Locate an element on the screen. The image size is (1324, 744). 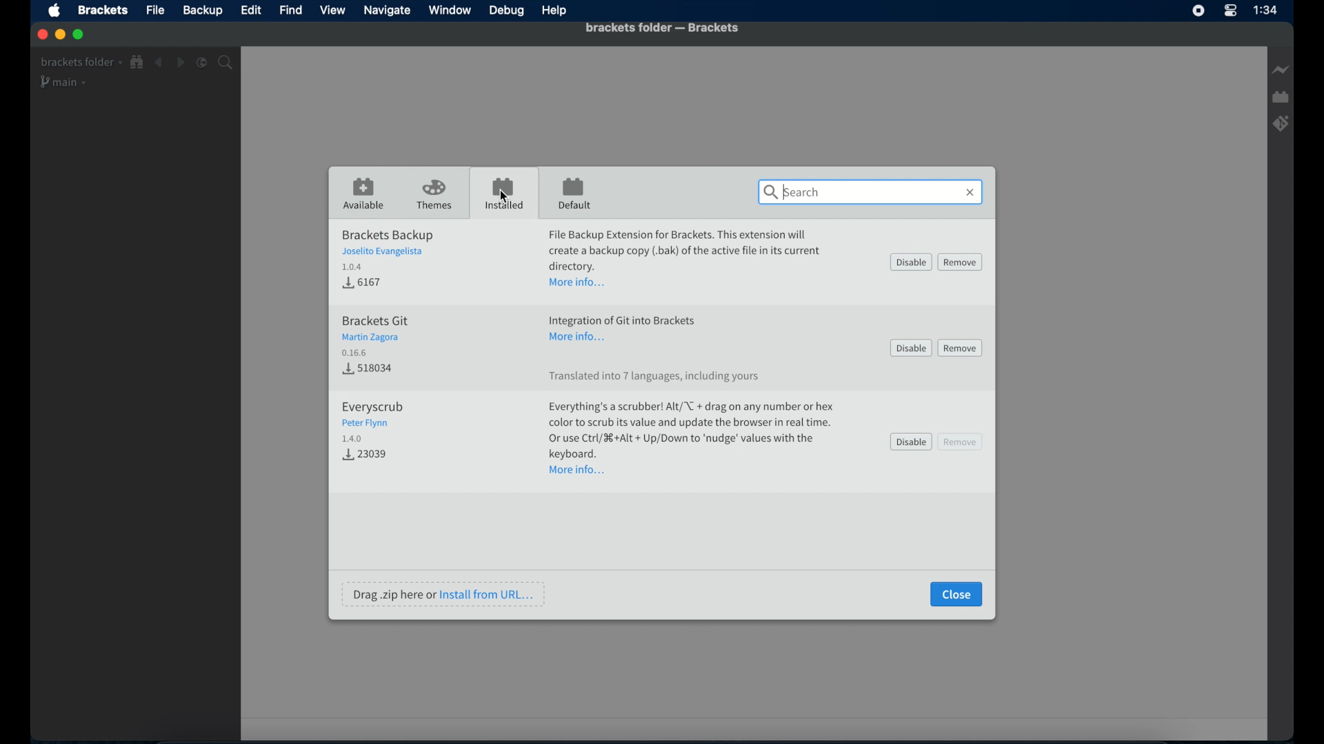
Debug is located at coordinates (507, 10).